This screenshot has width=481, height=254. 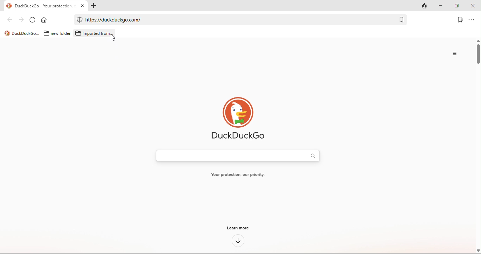 I want to click on bookmark, so click(x=401, y=19).